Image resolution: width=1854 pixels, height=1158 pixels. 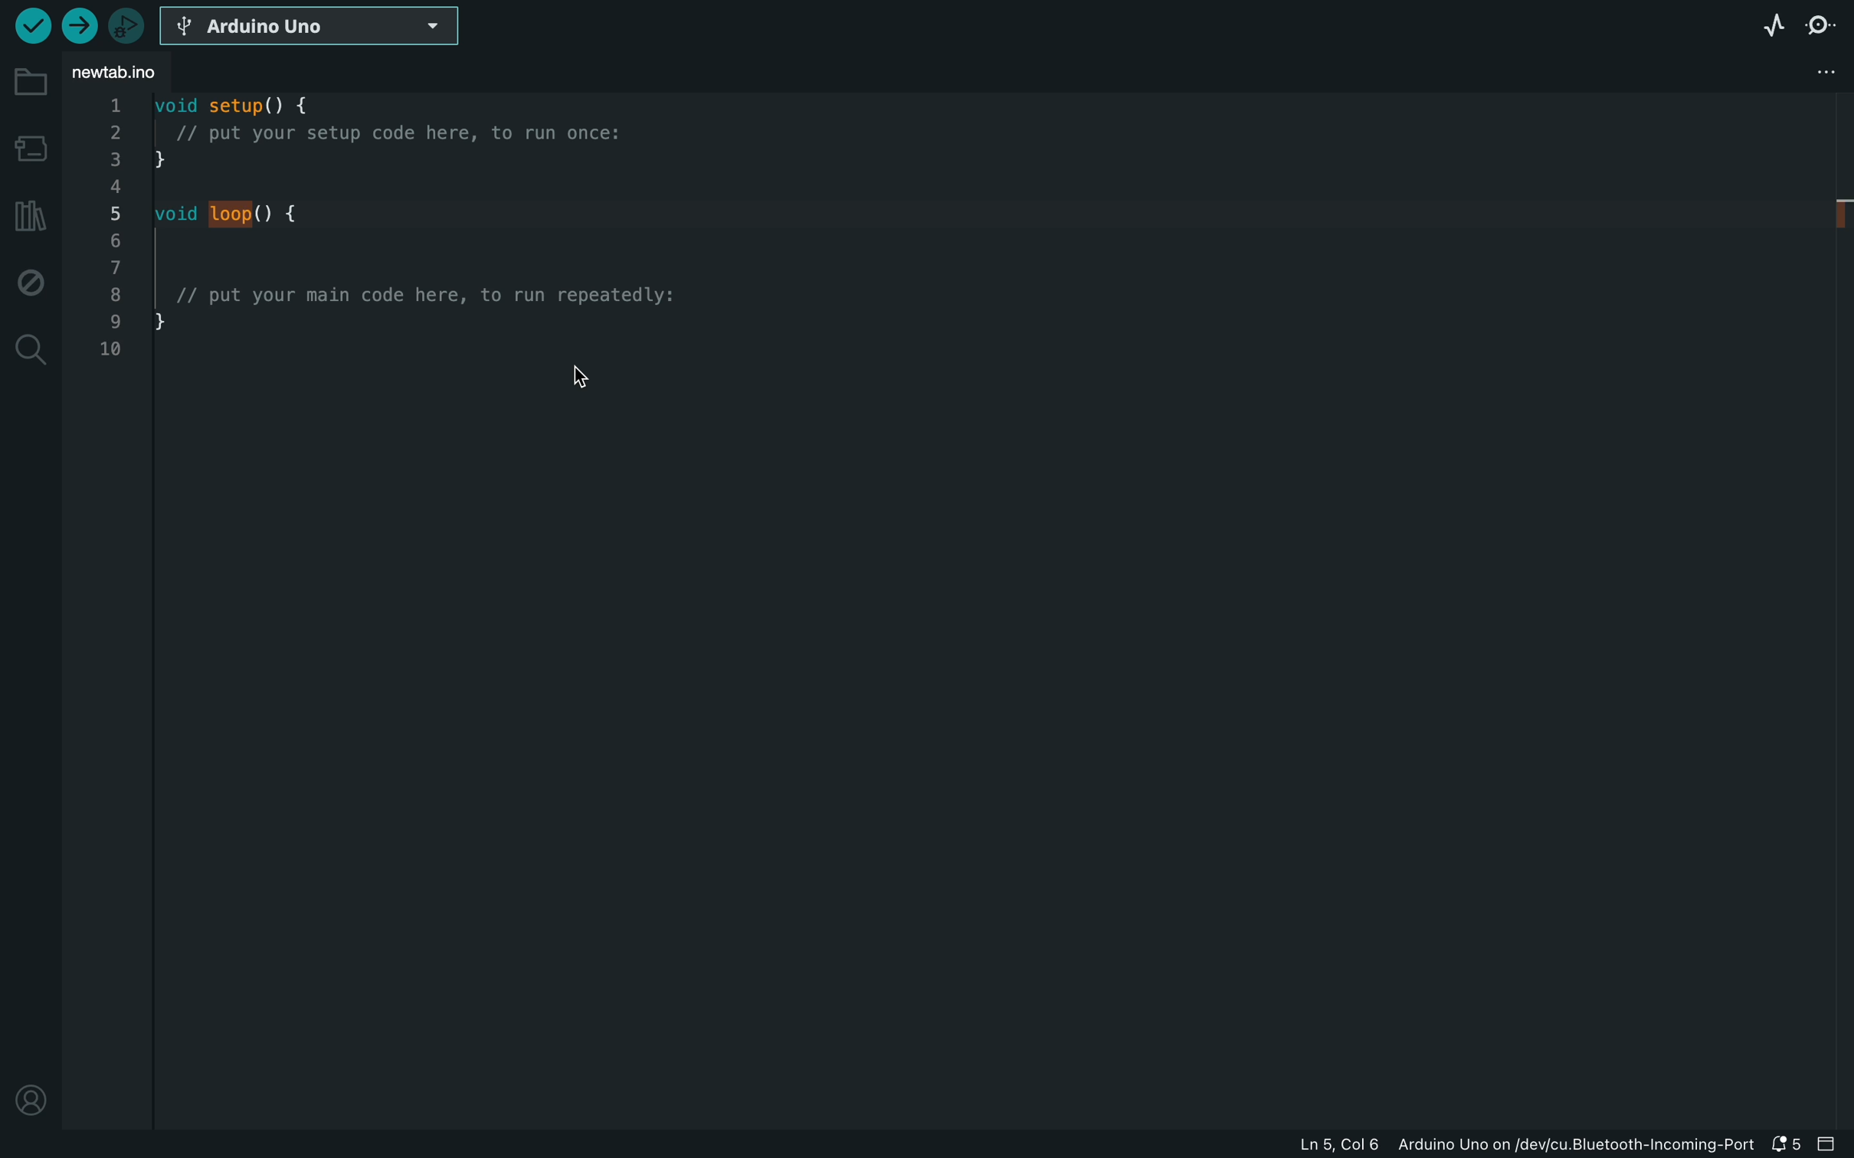 I want to click on folder, so click(x=31, y=83).